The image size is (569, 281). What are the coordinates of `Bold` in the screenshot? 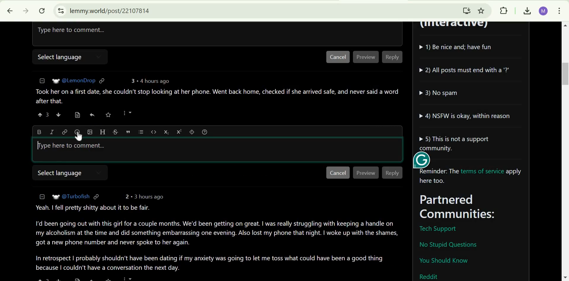 It's located at (39, 131).